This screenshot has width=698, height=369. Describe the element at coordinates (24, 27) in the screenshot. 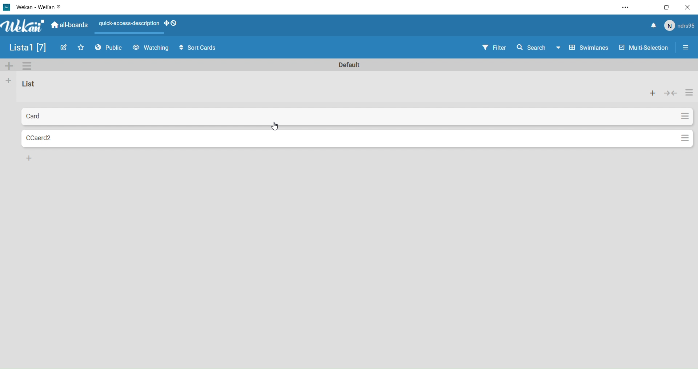

I see `WeKan` at that location.